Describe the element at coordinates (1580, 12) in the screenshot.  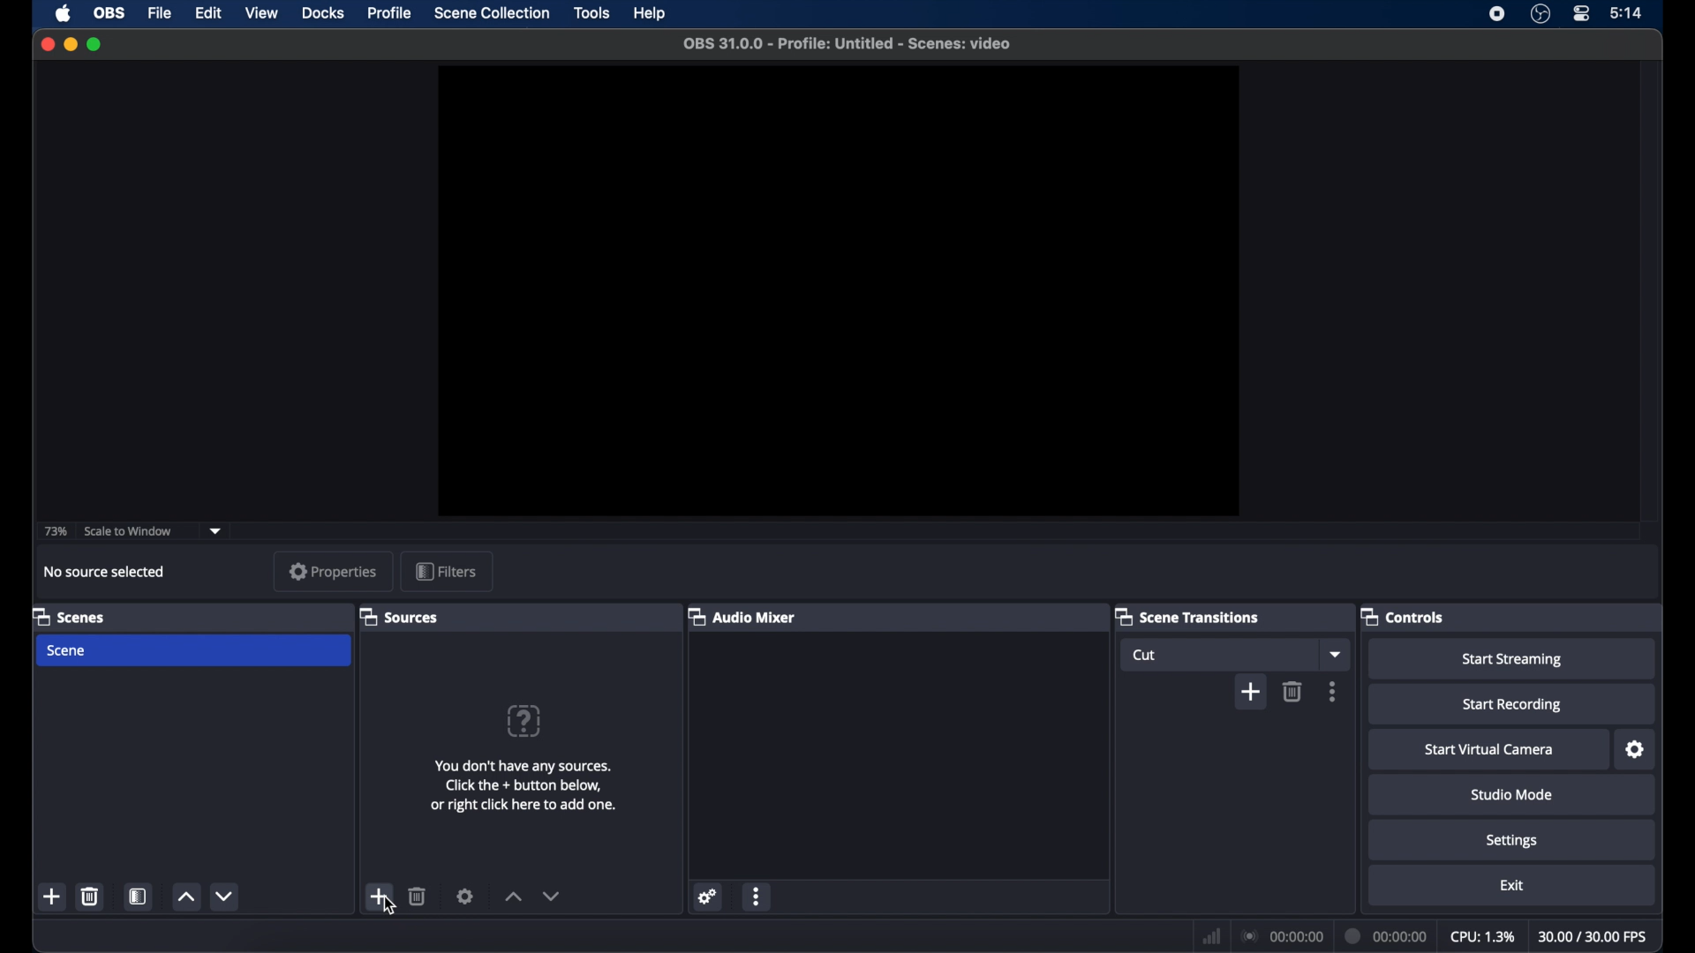
I see `control center` at that location.